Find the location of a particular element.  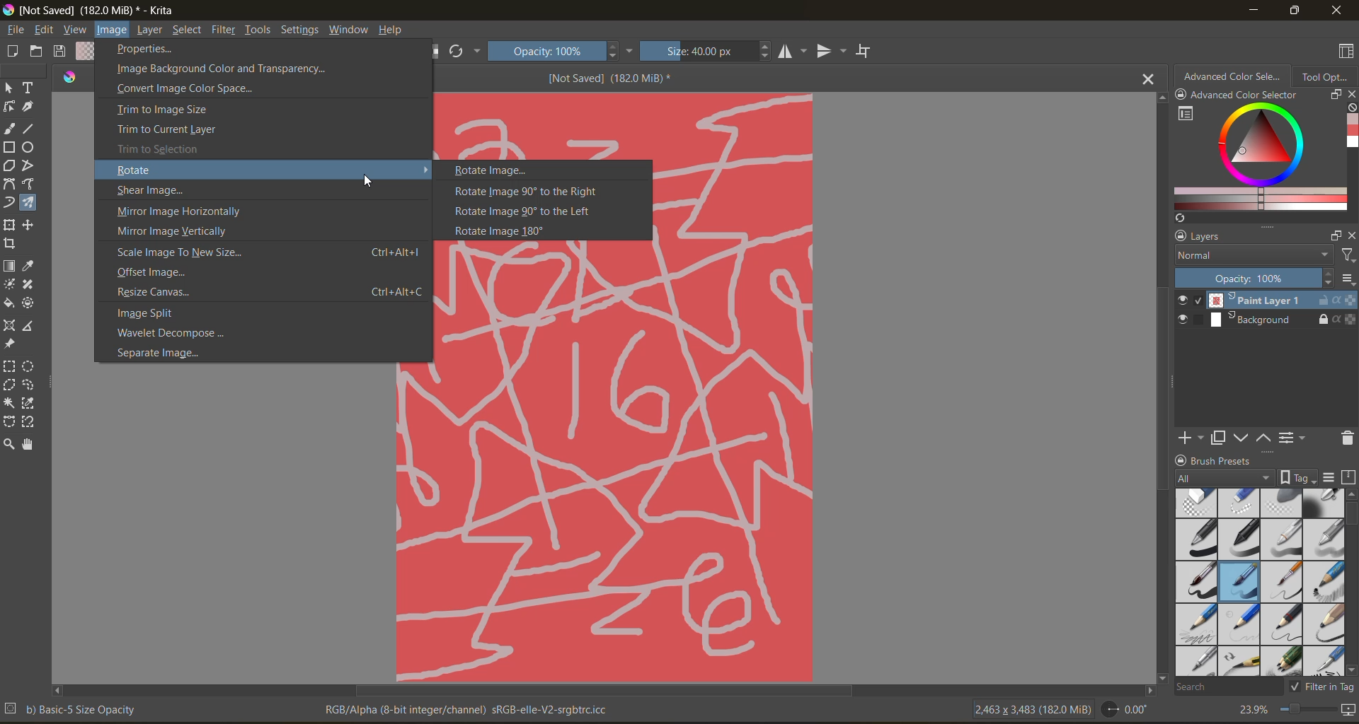

map the canvas is located at coordinates (1347, 710).